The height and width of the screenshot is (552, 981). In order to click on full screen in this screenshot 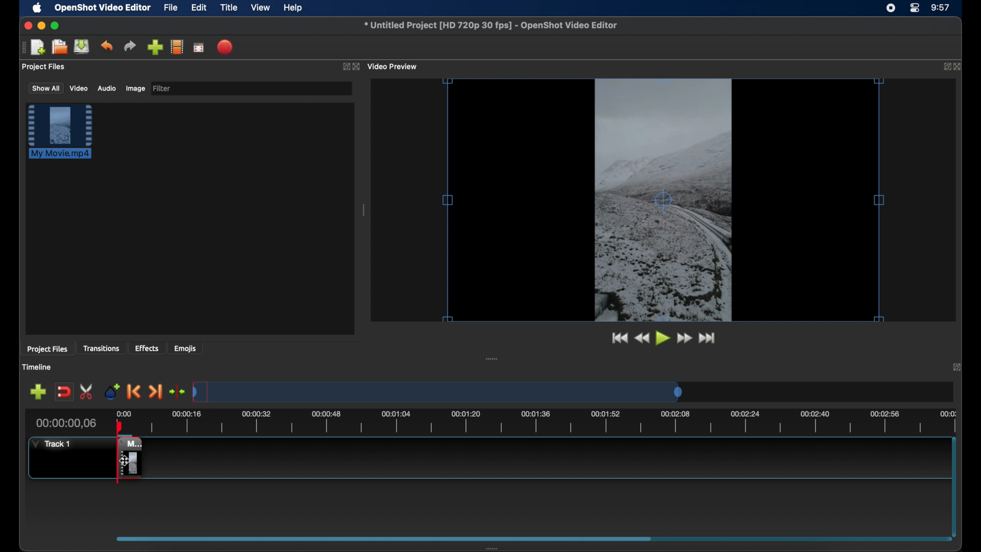, I will do `click(199, 47)`.